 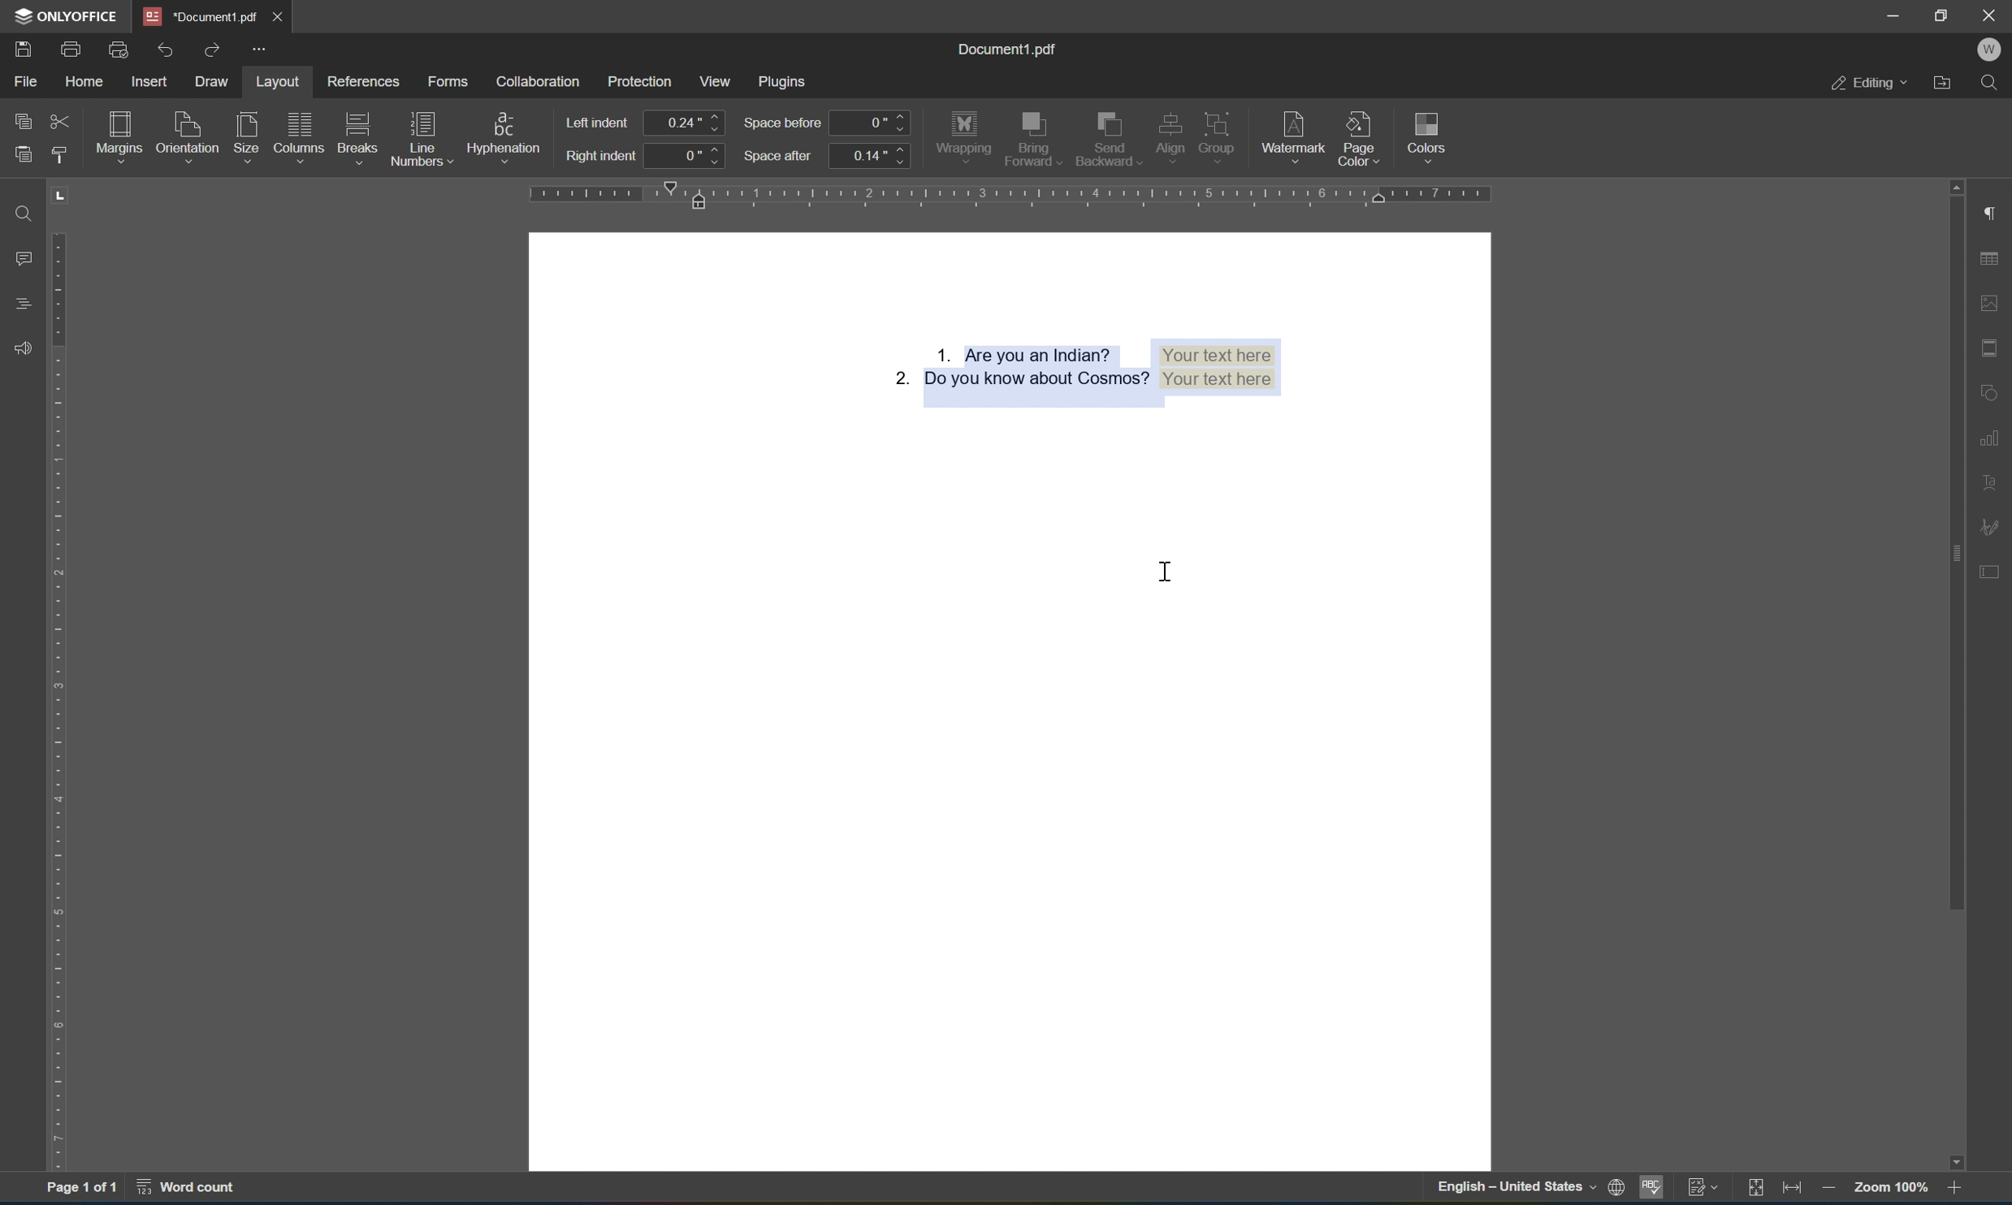 I want to click on header & footer settings, so click(x=1993, y=349).